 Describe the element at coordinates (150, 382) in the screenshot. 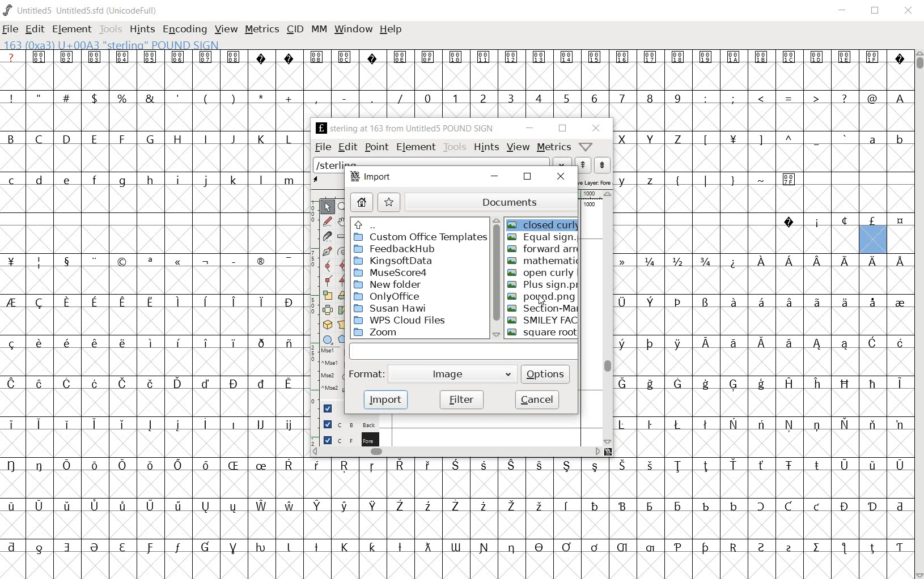

I see `Symbol` at that location.